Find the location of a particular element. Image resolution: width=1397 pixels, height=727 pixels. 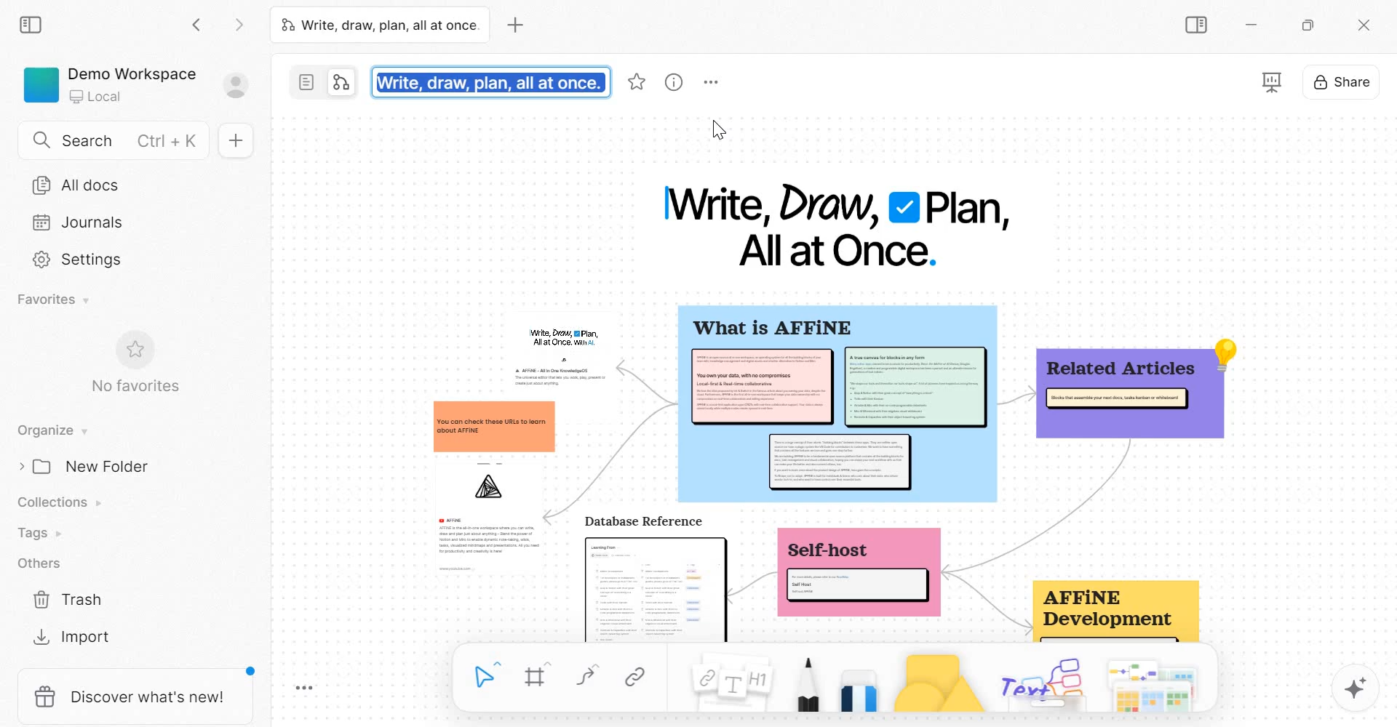

All docs is located at coordinates (127, 185).